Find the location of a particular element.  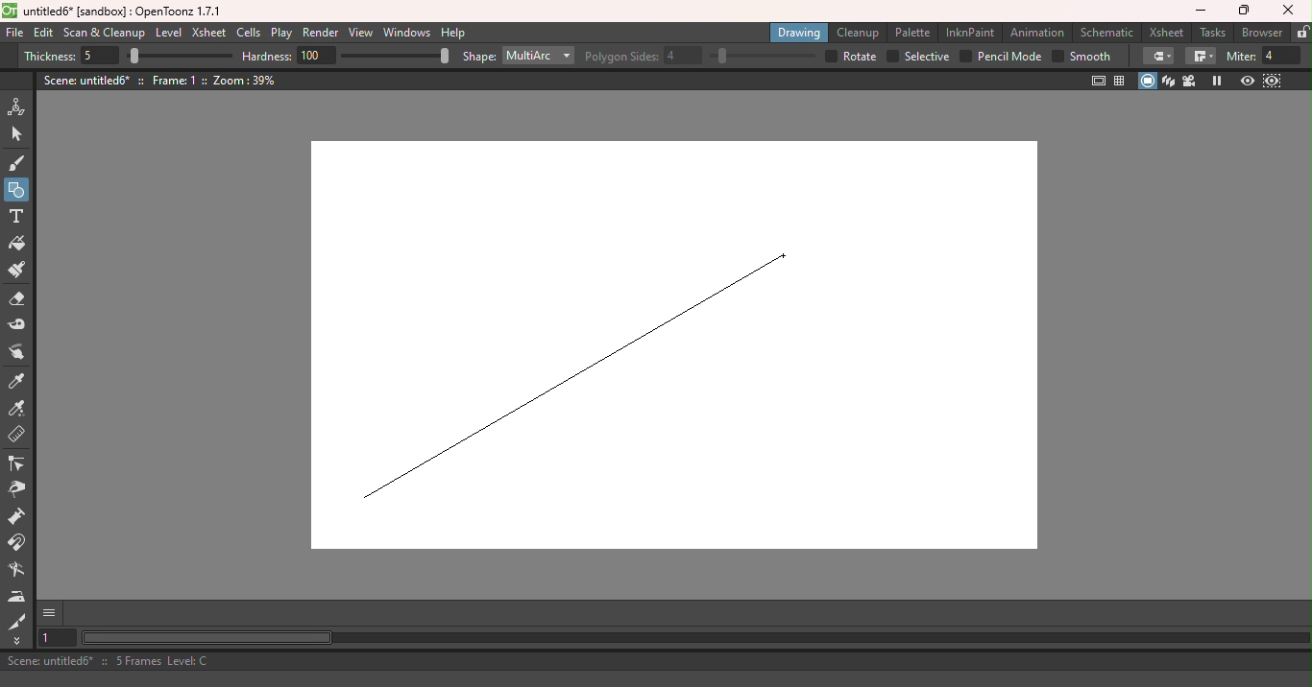

GUI Show/hide is located at coordinates (51, 613).